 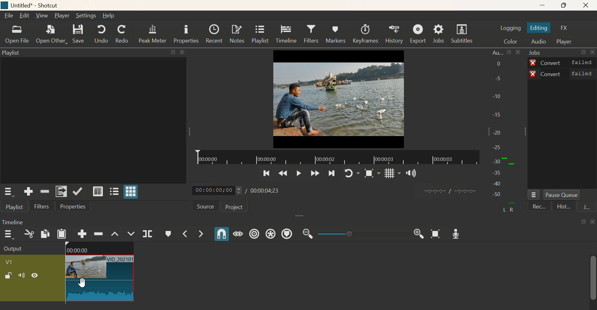 I want to click on Timeline, so click(x=337, y=157).